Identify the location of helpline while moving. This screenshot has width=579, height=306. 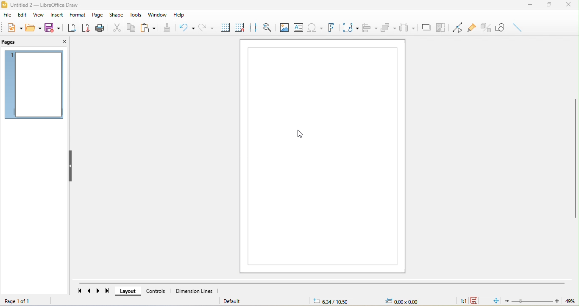
(252, 26).